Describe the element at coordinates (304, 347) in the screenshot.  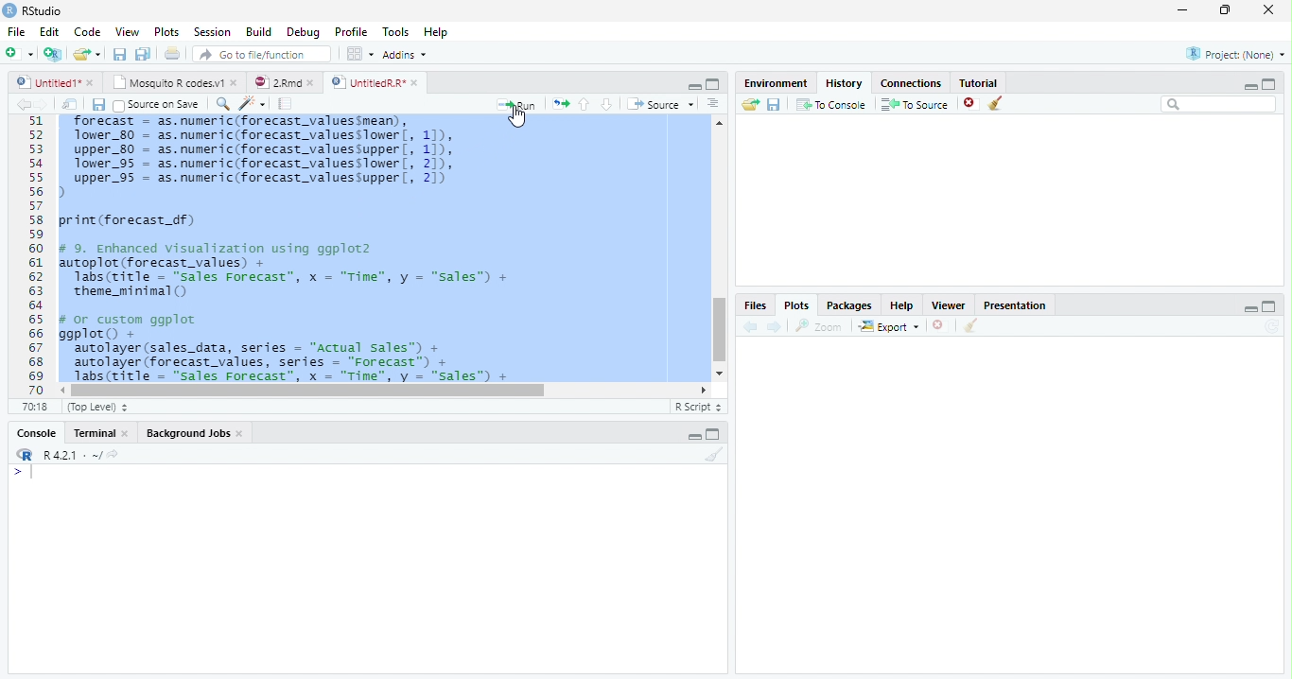
I see `# Or custom ggplot

ggplot() +
autolayer (sales_data, series = "Actual sales”) +
autolayer (forecast_values, series = “Forecast”) +
labs(title = "sales Forecast”. x = "Time". v = "sales") +` at that location.